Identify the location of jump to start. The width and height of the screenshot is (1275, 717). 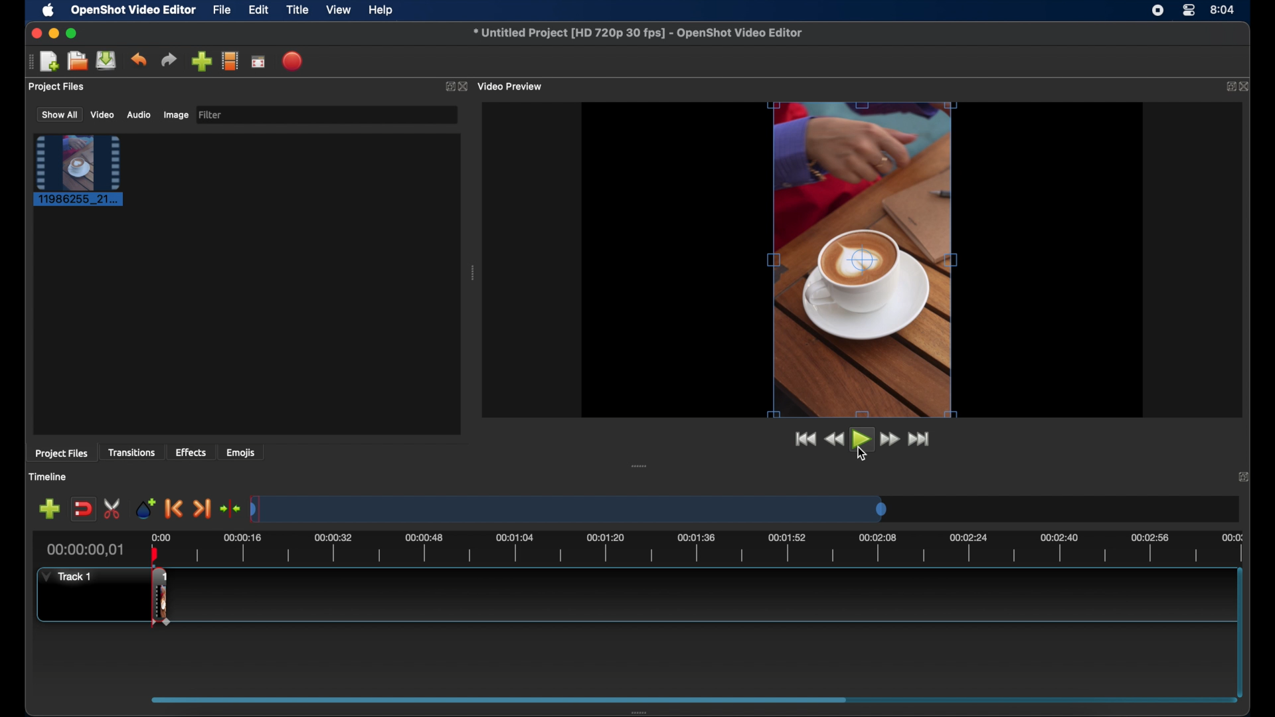
(805, 439).